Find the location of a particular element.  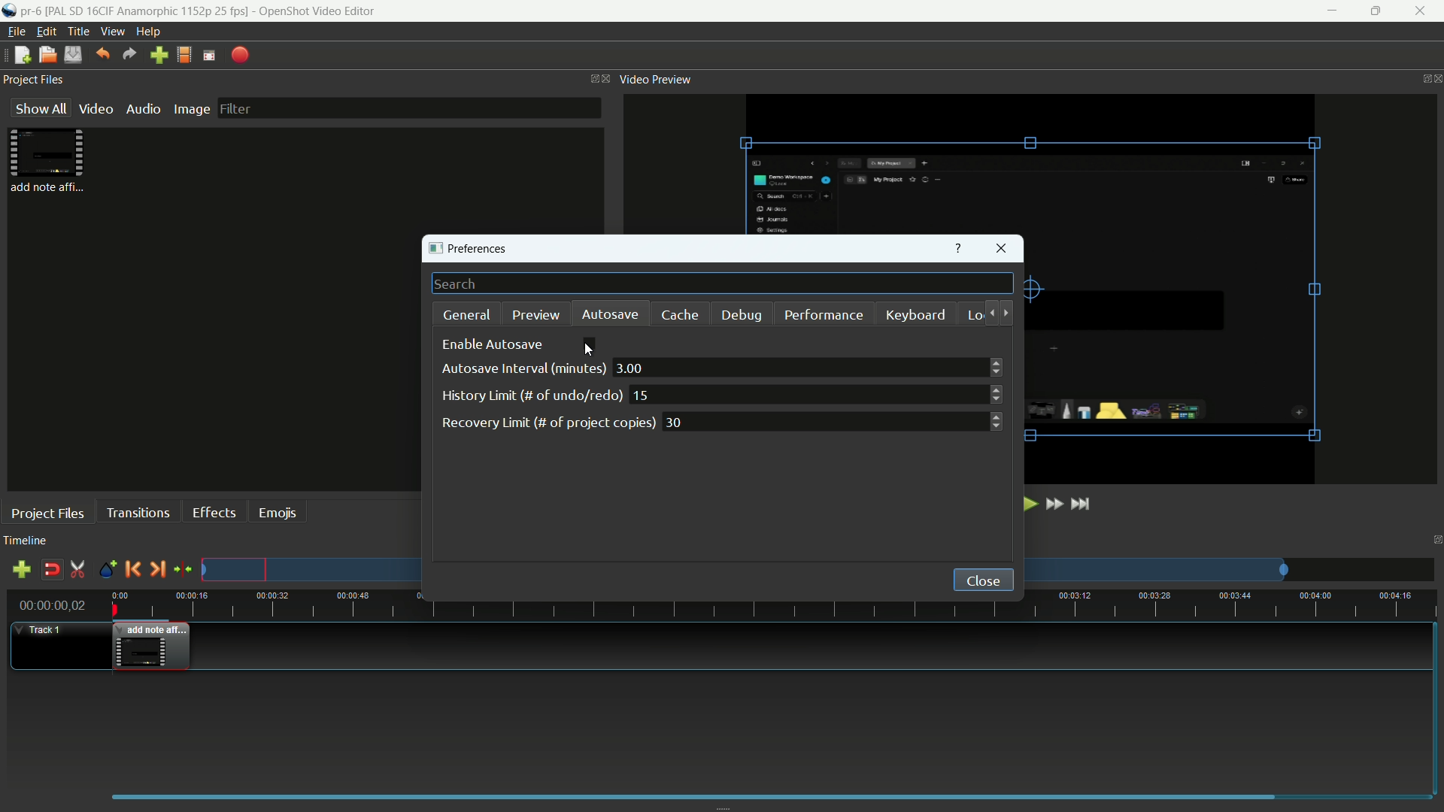

get help is located at coordinates (960, 248).